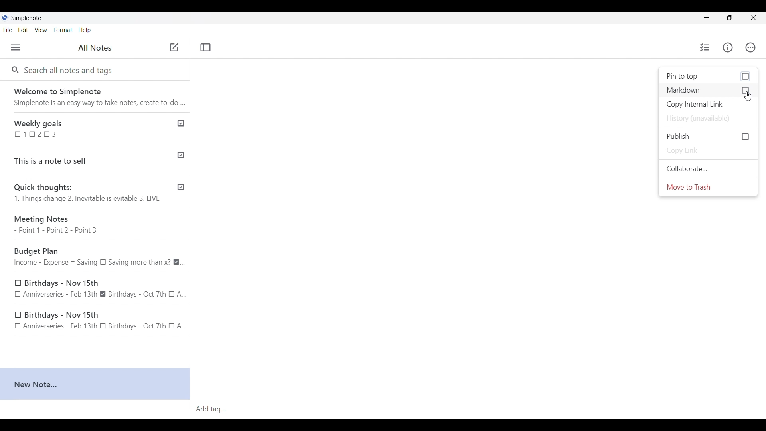 The height and width of the screenshot is (431, 766). What do you see at coordinates (708, 90) in the screenshot?
I see `Click to Markdown` at bounding box center [708, 90].